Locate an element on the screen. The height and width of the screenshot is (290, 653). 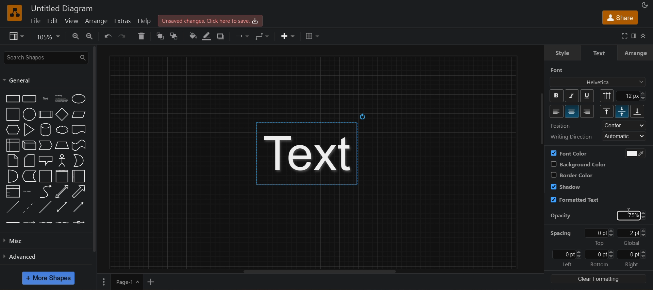
cylinder is located at coordinates (46, 130).